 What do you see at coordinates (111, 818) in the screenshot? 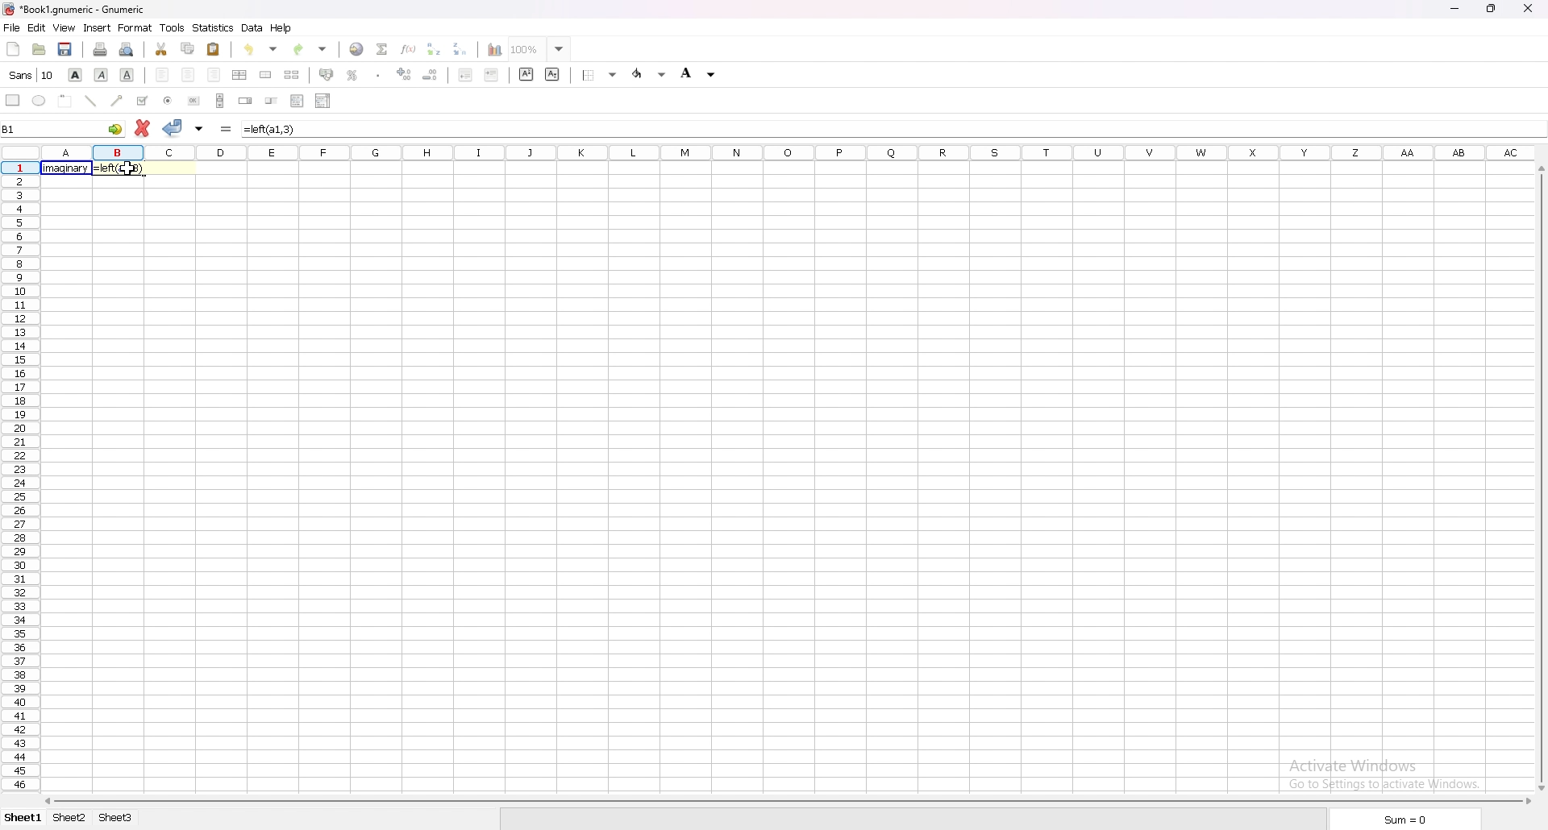
I see `sheet` at bounding box center [111, 818].